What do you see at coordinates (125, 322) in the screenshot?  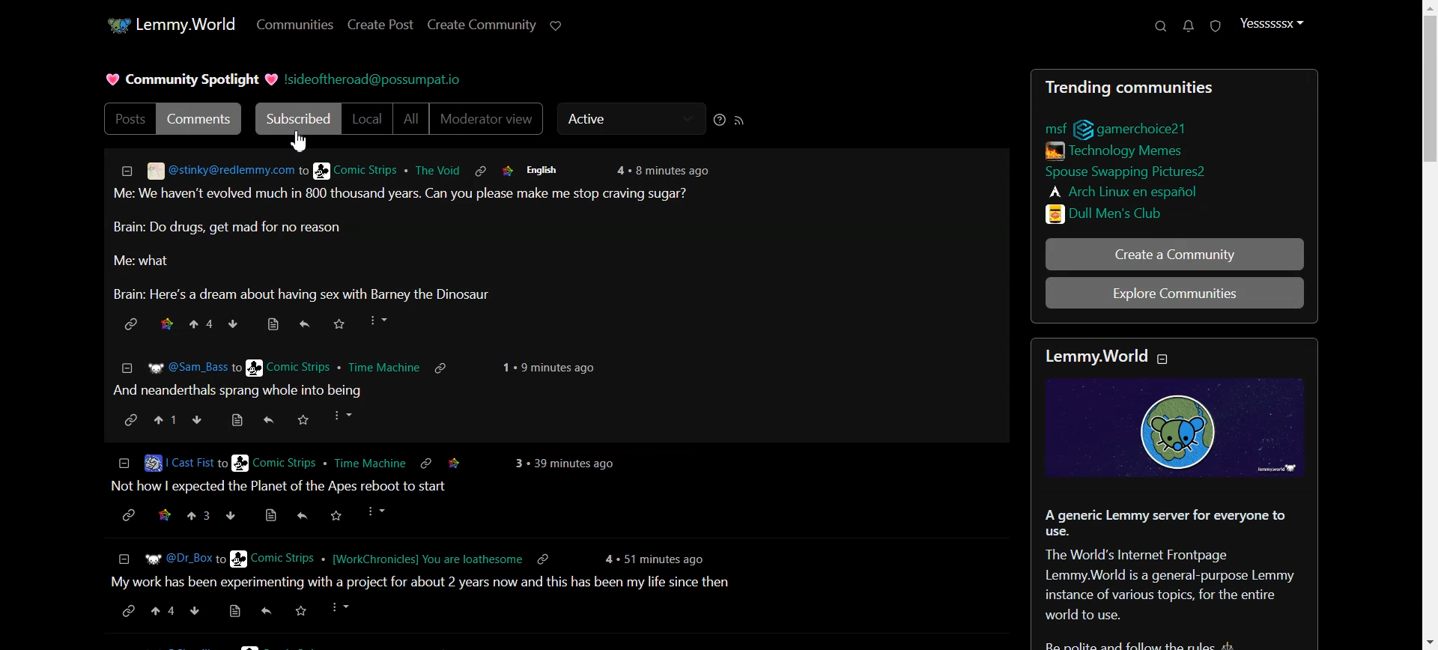 I see `link` at bounding box center [125, 322].